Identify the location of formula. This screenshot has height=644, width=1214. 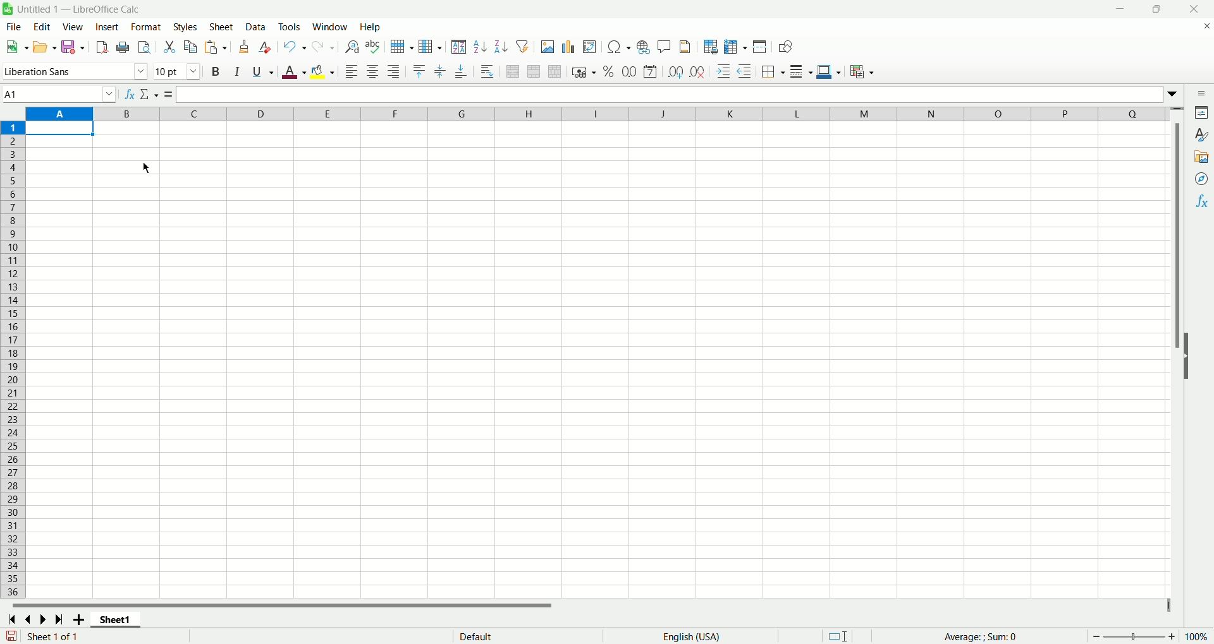
(166, 93).